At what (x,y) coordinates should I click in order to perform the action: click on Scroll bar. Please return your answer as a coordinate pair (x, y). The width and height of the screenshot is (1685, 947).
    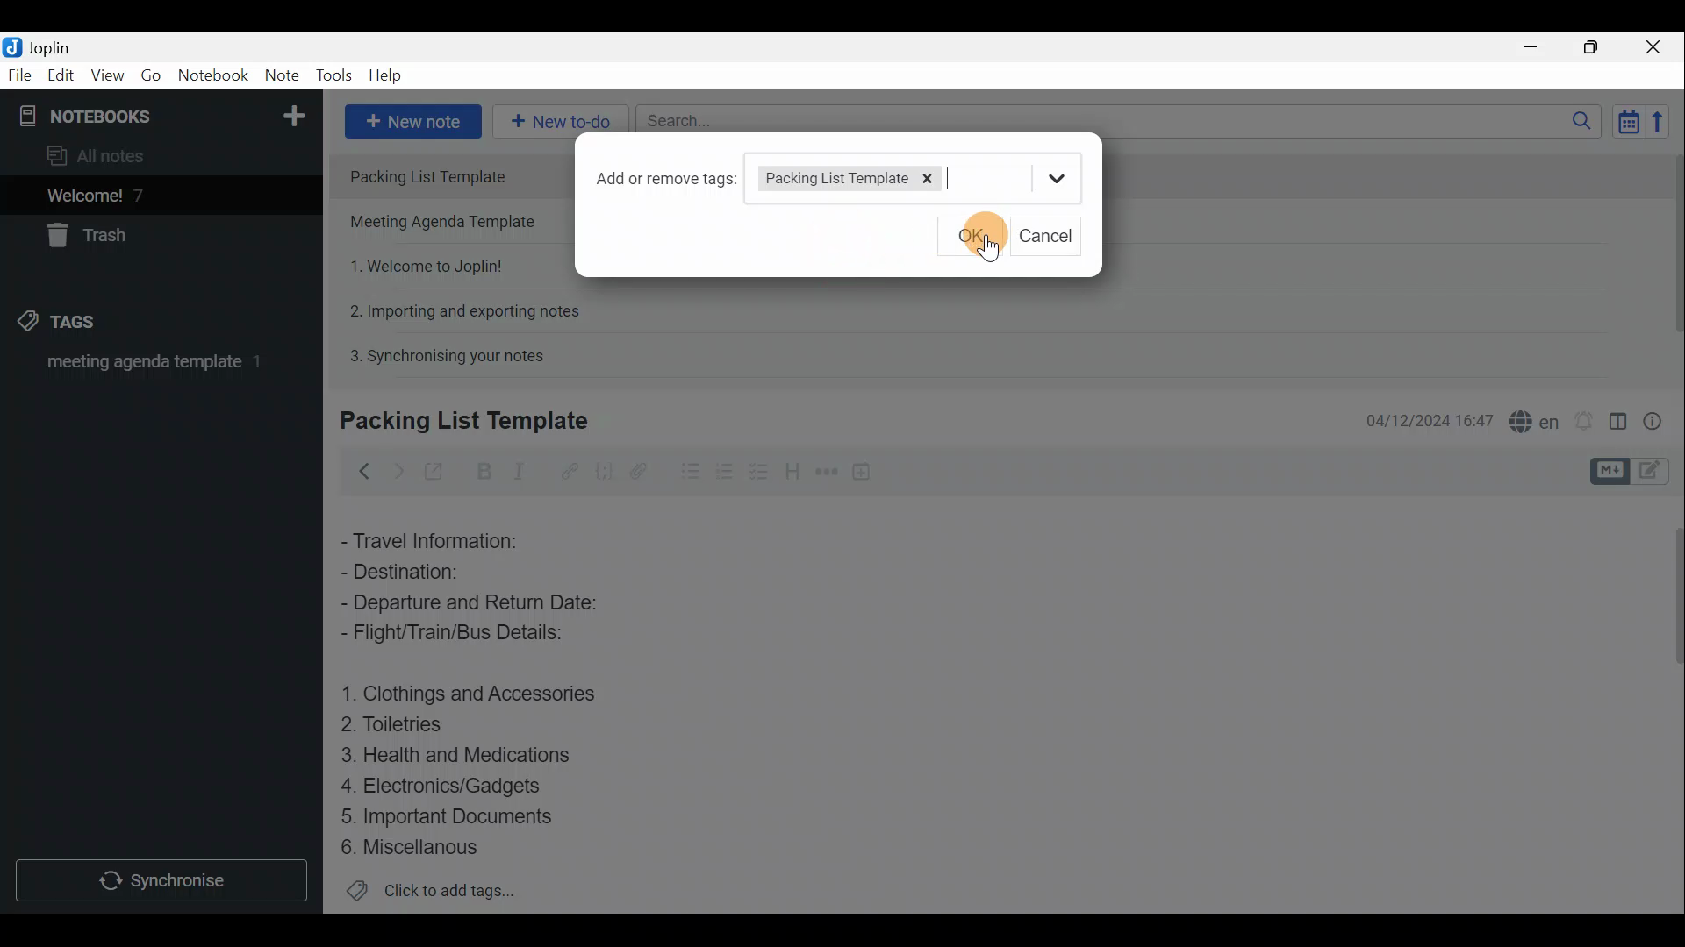
    Looking at the image, I should click on (1669, 702).